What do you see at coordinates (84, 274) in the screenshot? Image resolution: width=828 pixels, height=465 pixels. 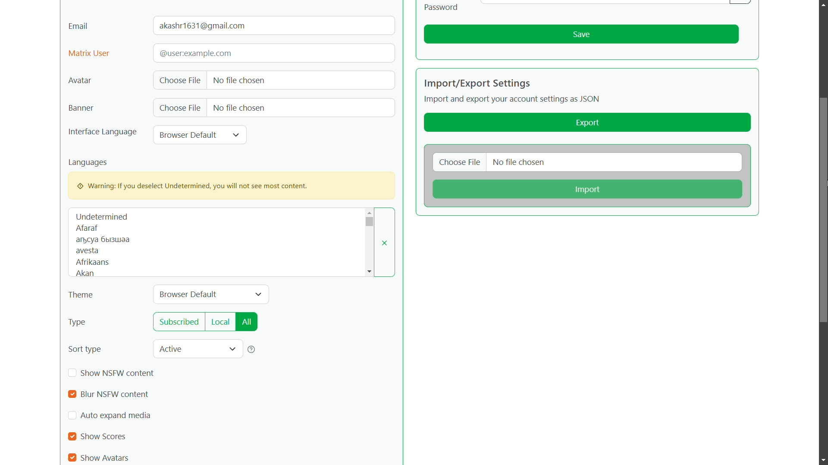 I see `akan` at bounding box center [84, 274].